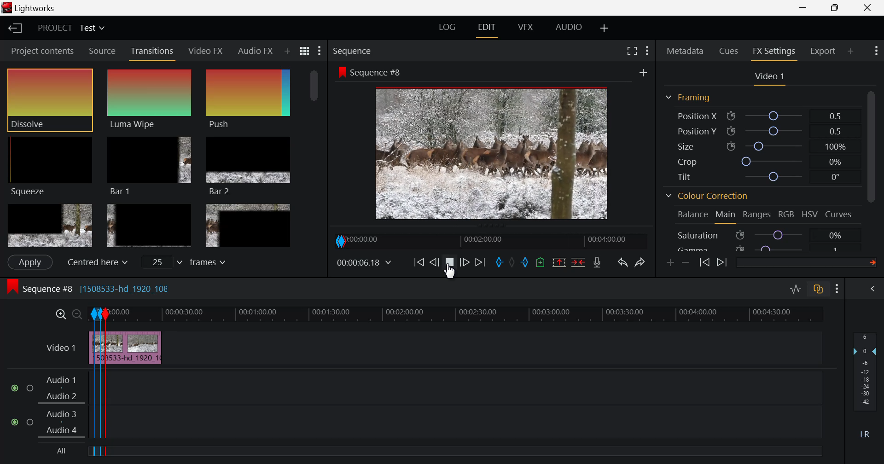 The height and width of the screenshot is (464, 884). What do you see at coordinates (448, 29) in the screenshot?
I see `LOG` at bounding box center [448, 29].